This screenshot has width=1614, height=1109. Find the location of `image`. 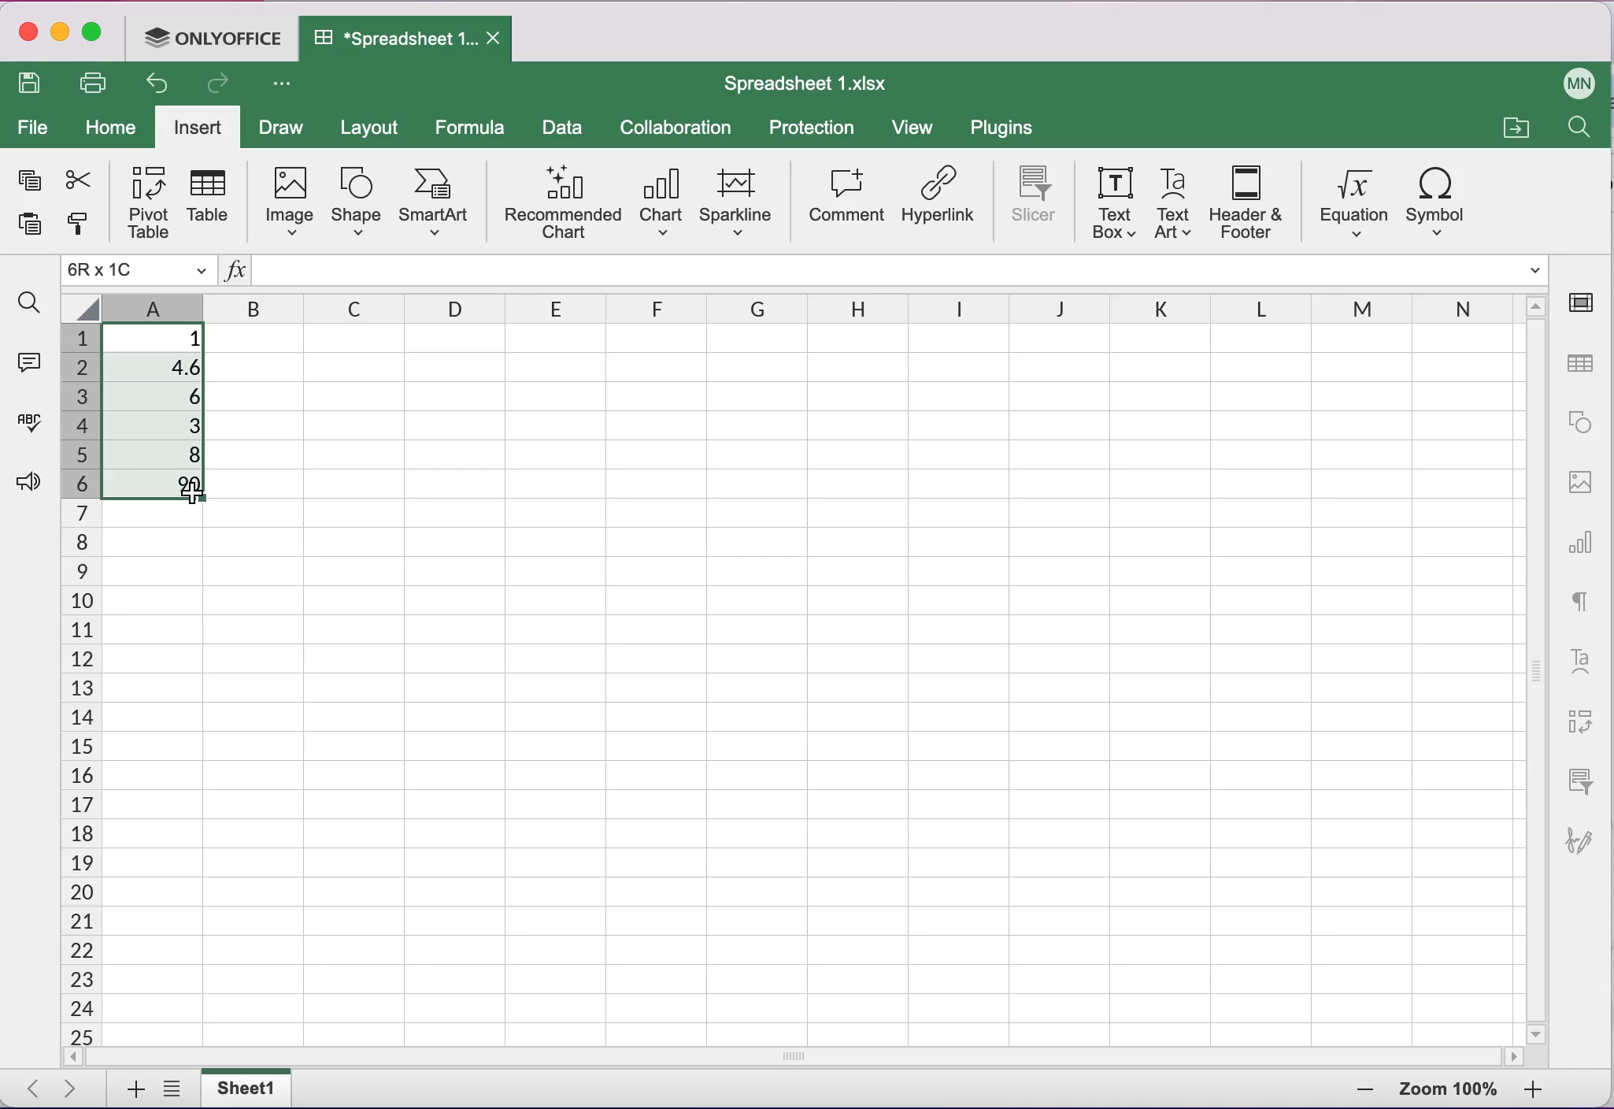

image is located at coordinates (1583, 481).